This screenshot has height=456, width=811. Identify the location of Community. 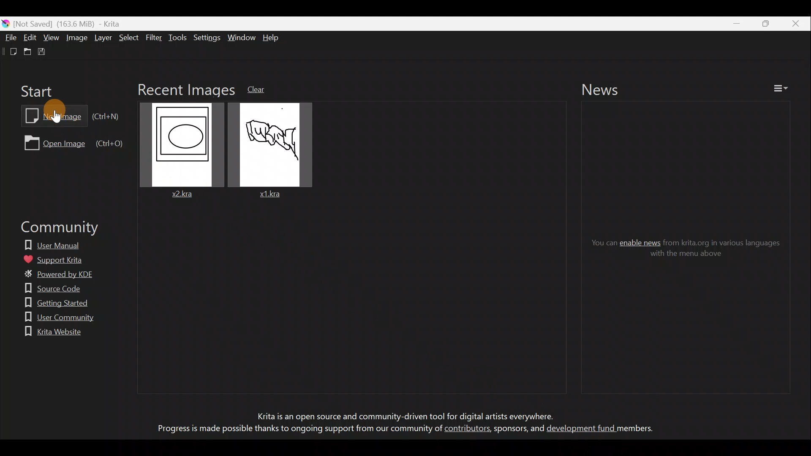
(55, 229).